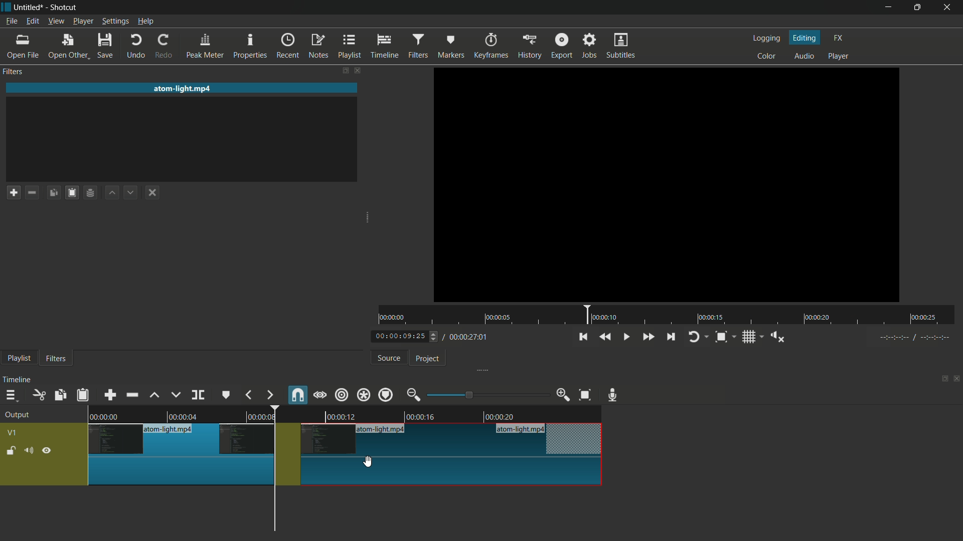 Image resolution: width=963 pixels, height=541 pixels. I want to click on logging, so click(768, 38).